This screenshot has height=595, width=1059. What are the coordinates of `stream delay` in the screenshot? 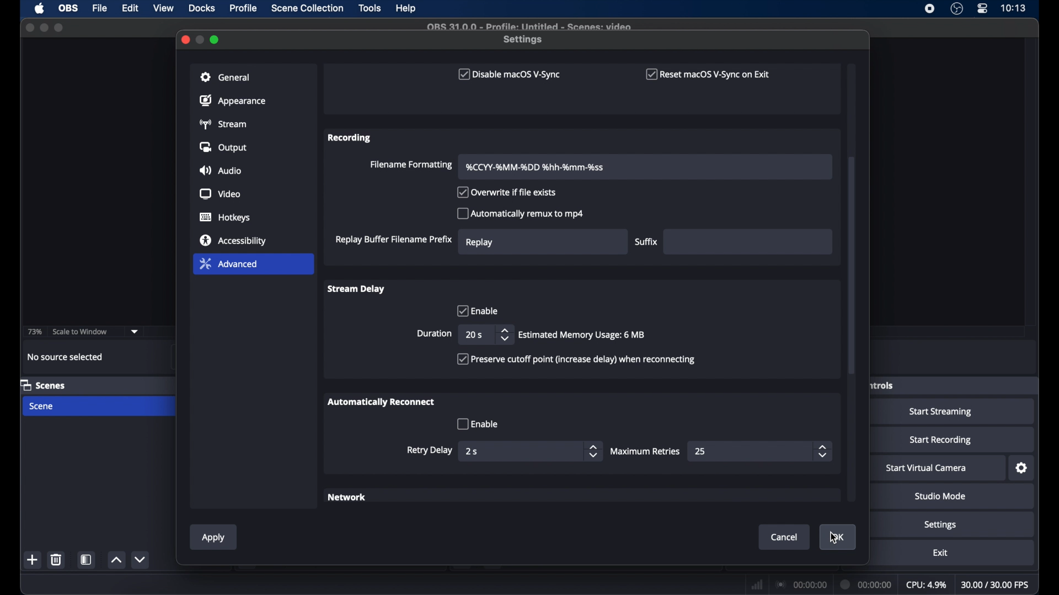 It's located at (355, 288).